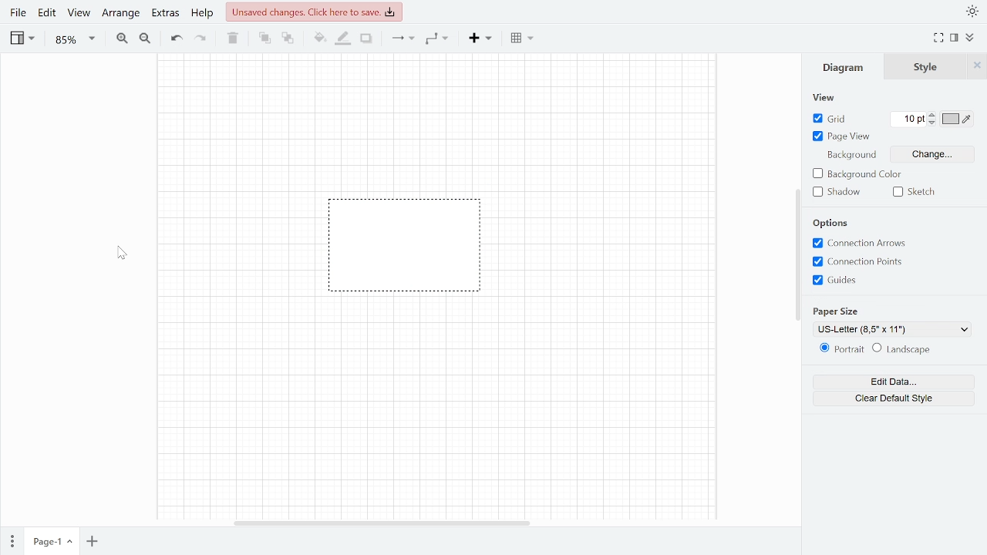 The image size is (987, 555). I want to click on Close, so click(977, 65).